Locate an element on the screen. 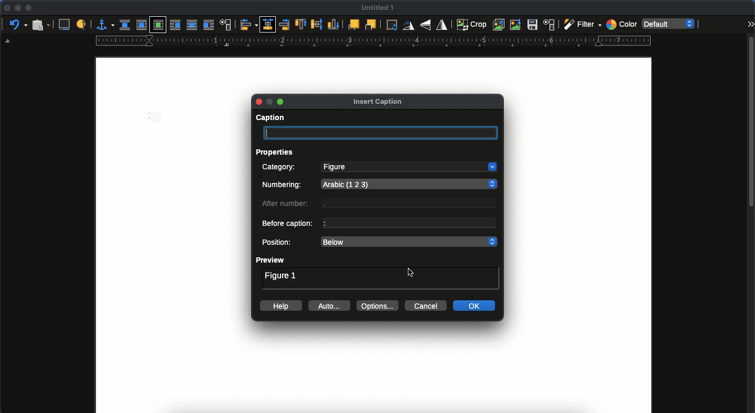 The height and width of the screenshot is (413, 755). flip vertically is located at coordinates (426, 25).